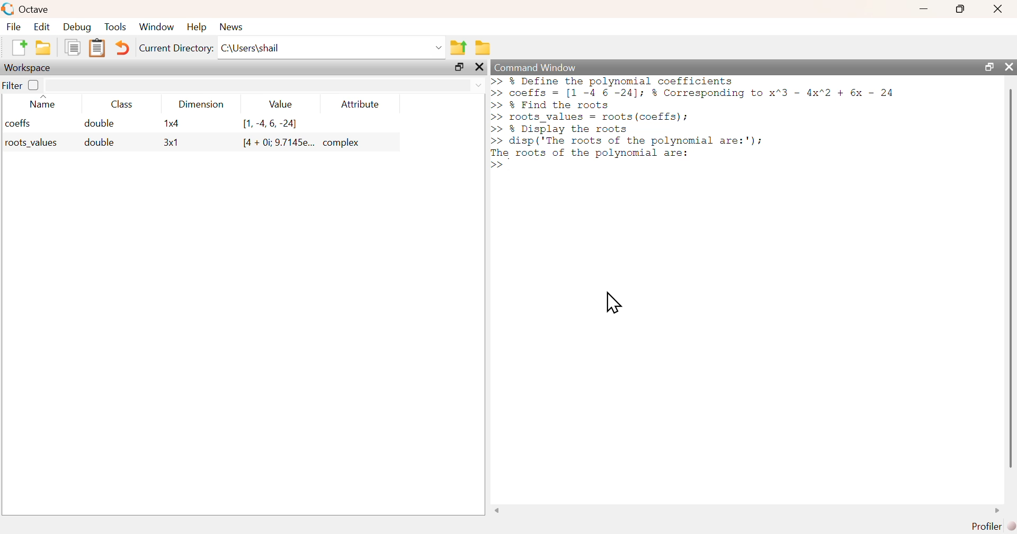  I want to click on [4 + 0i; 9.7145e..., so click(278, 143).